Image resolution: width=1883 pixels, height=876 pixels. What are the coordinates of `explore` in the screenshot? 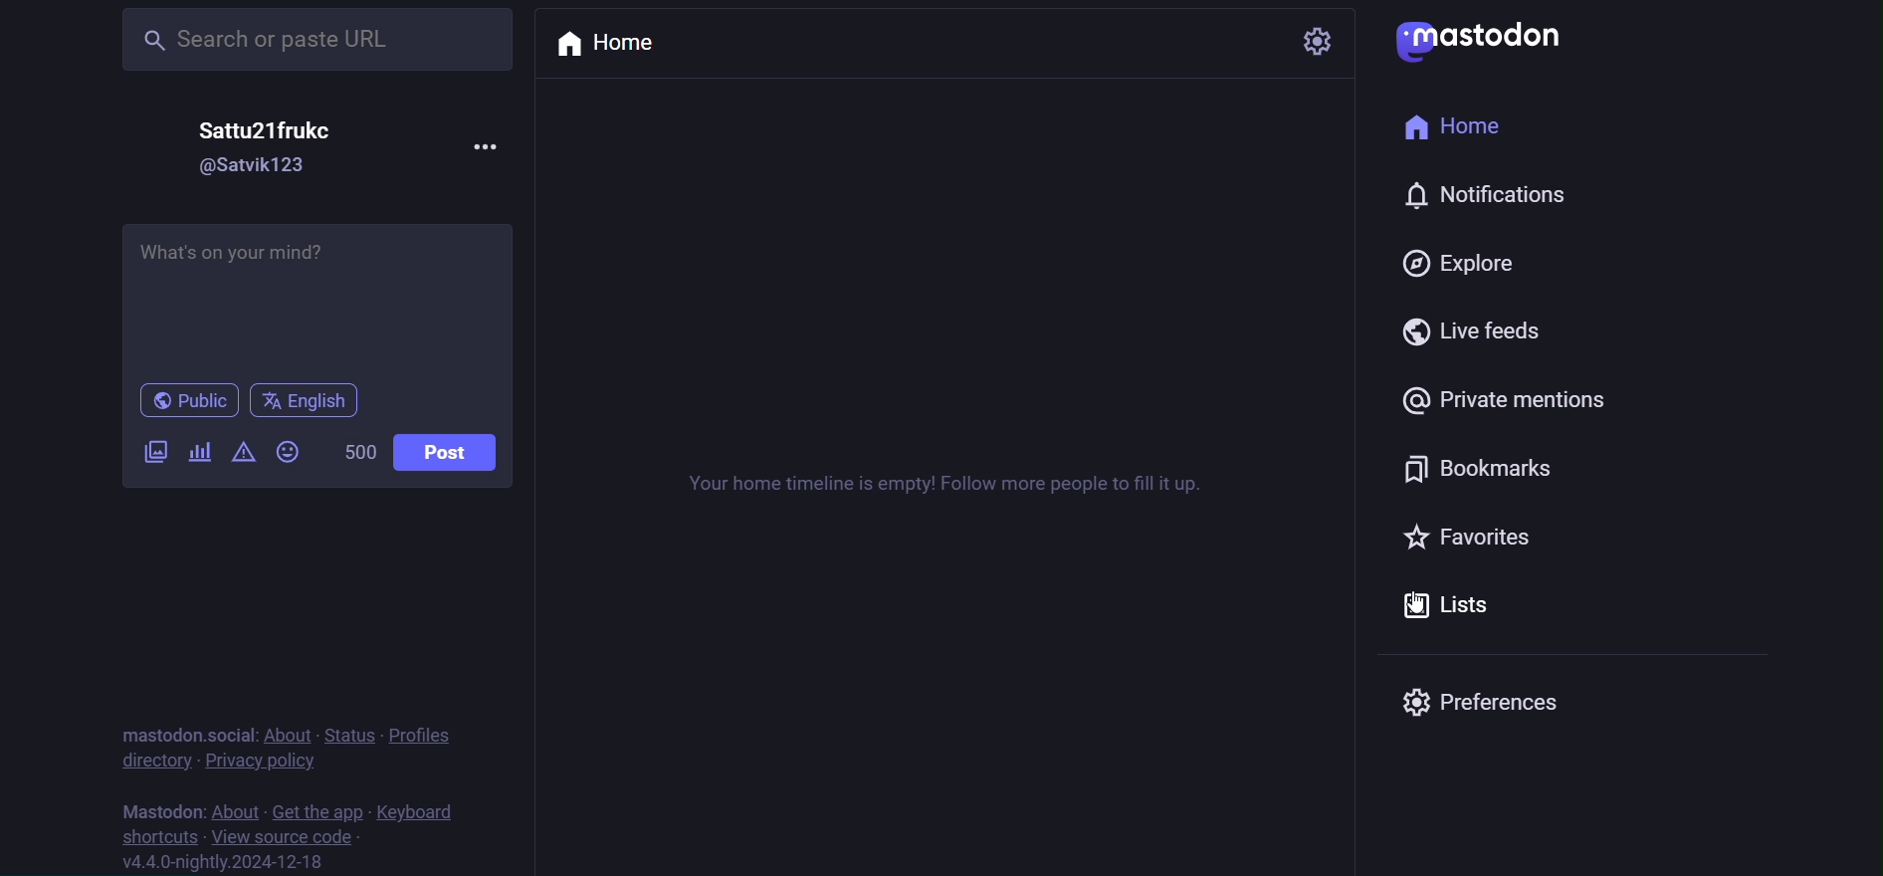 It's located at (1459, 260).